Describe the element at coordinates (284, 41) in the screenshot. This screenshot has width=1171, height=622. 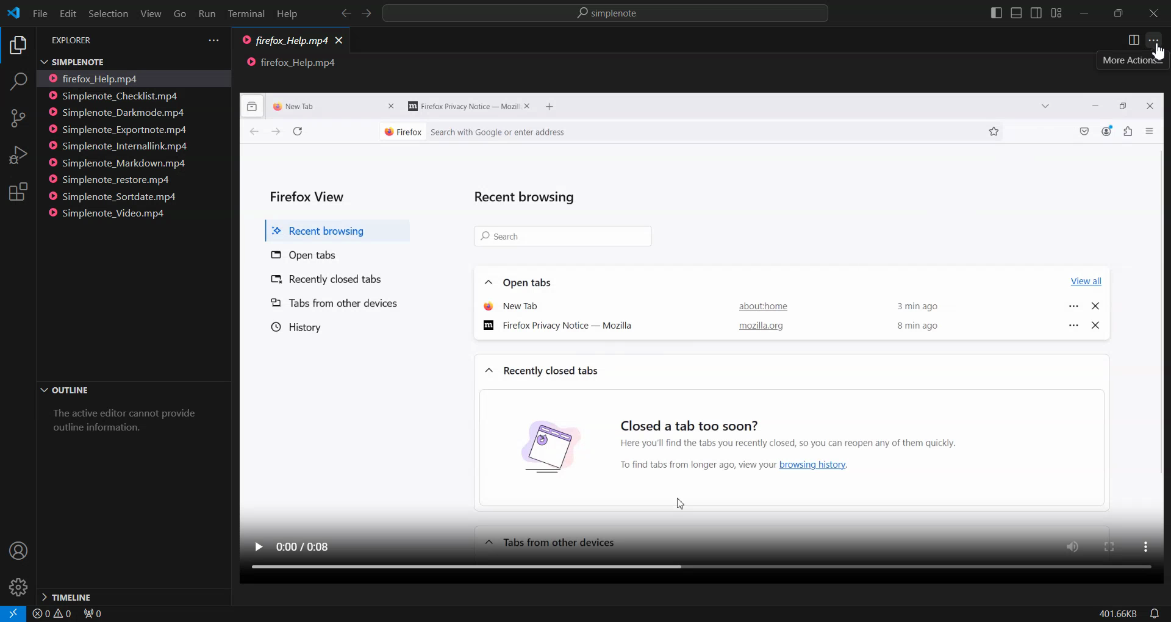
I see `firefox_Help.mp4` at that location.